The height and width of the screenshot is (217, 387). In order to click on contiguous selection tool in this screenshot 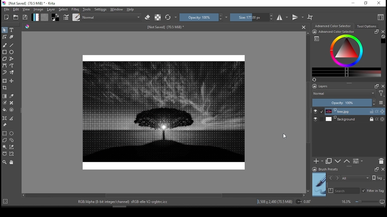, I will do `click(5, 147)`.